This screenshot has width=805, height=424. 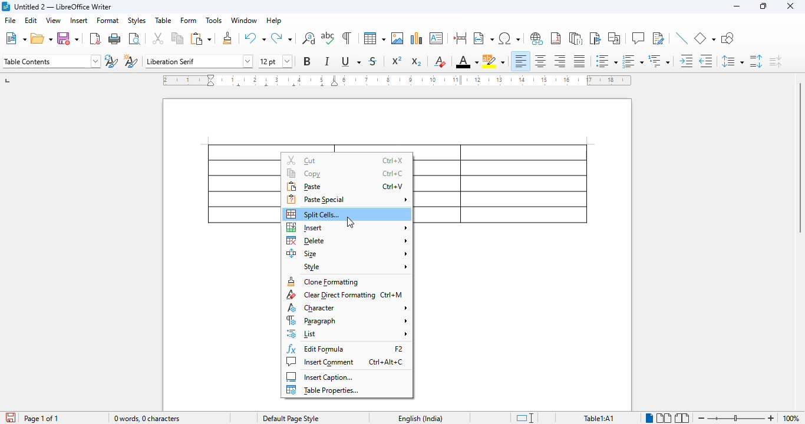 I want to click on English (India), so click(x=420, y=418).